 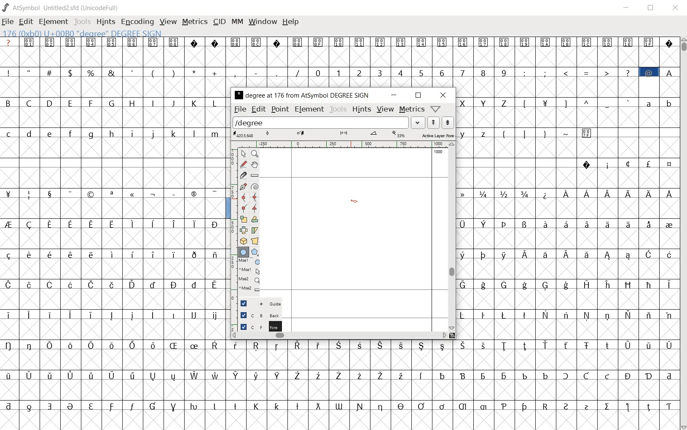 What do you see at coordinates (237, 22) in the screenshot?
I see `mm` at bounding box center [237, 22].